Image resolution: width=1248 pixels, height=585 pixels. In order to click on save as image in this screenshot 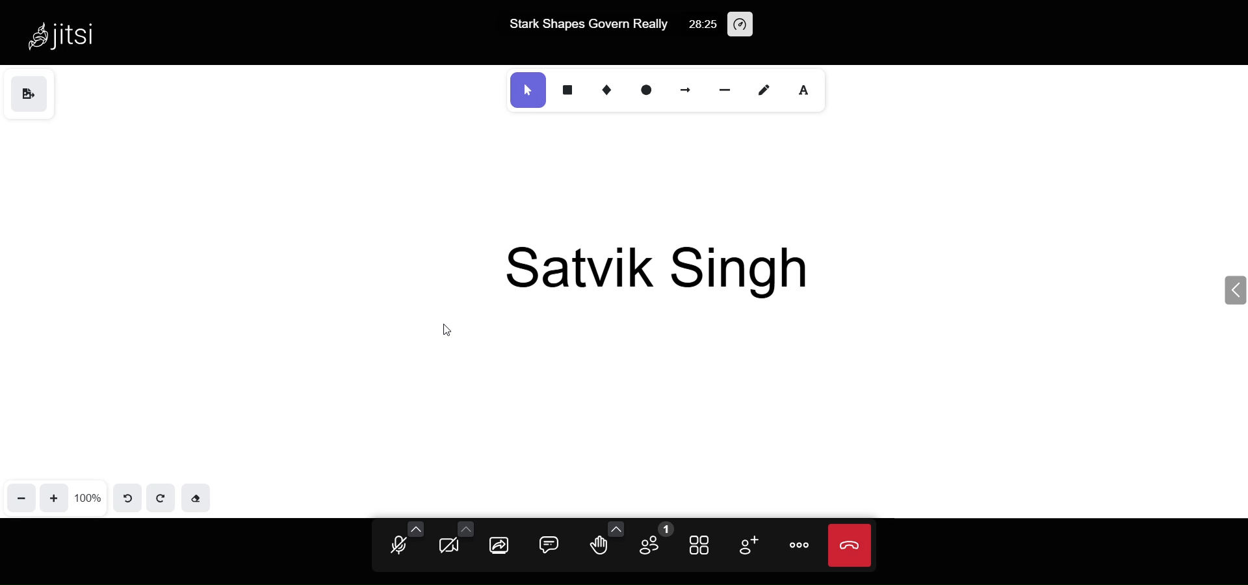, I will do `click(28, 94)`.